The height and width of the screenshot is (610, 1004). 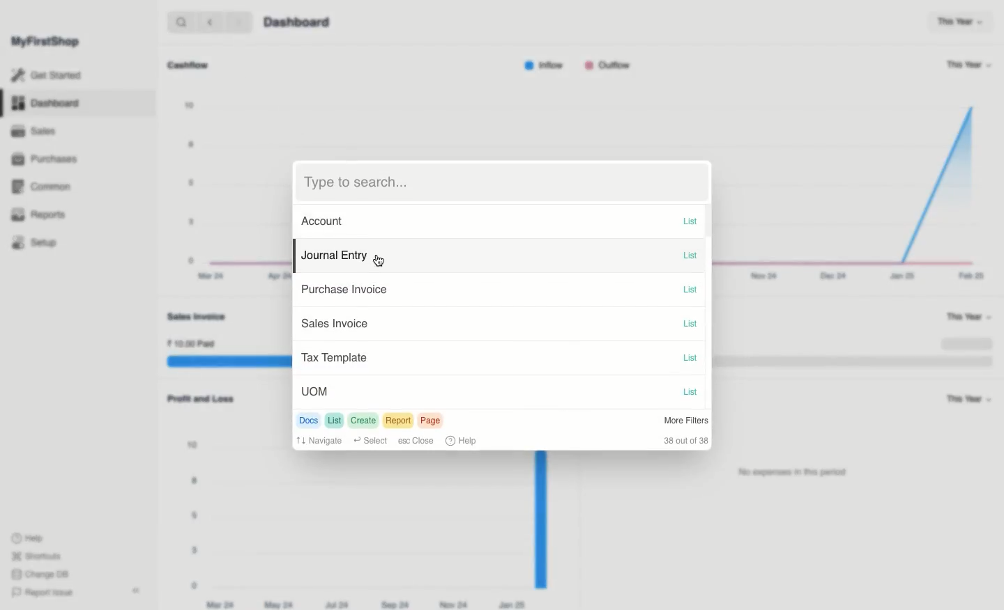 I want to click on Report Issue, so click(x=41, y=593).